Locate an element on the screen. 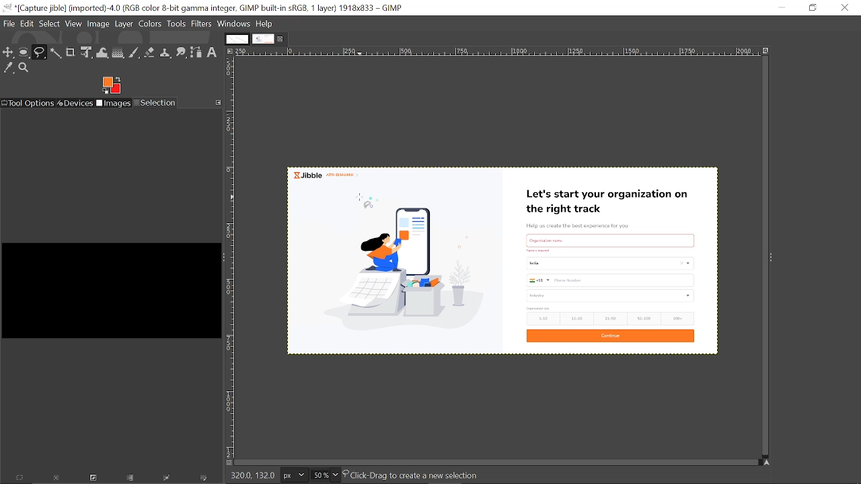 Image resolution: width=861 pixels, height=484 pixels. Wrap text tool is located at coordinates (103, 52).